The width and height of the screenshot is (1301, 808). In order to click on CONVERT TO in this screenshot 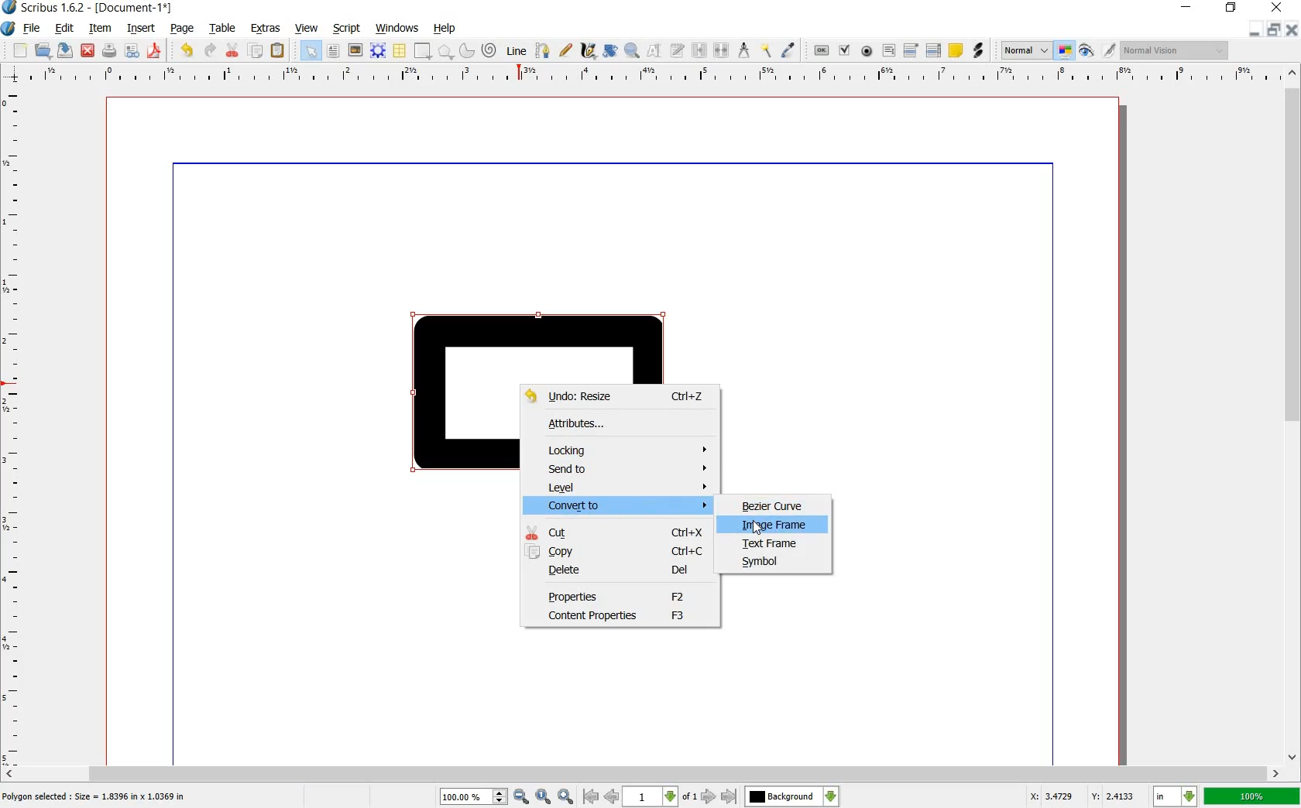, I will do `click(626, 506)`.